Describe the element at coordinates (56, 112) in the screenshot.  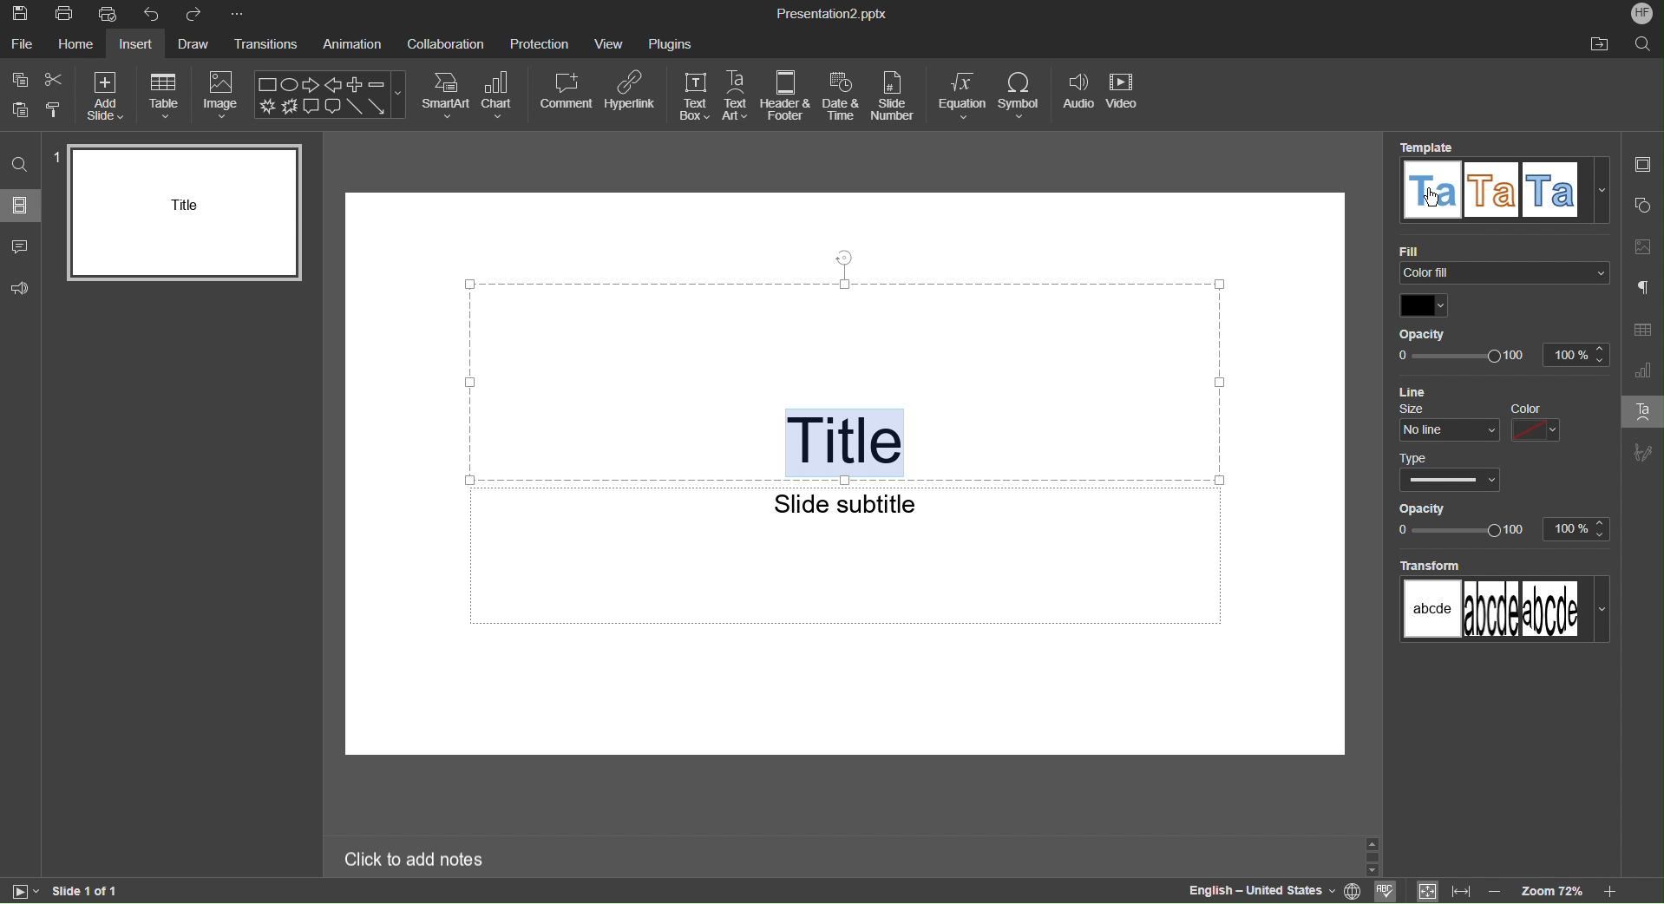
I see `clone formatting` at that location.